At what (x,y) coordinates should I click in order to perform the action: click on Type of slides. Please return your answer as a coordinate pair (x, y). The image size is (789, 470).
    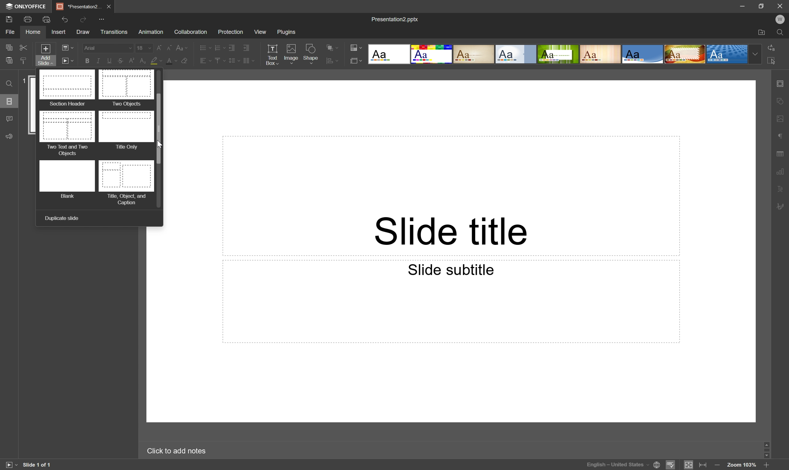
    Looking at the image, I should click on (95, 138).